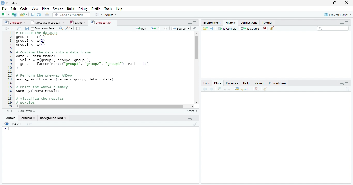 The width and height of the screenshot is (353, 185). Describe the element at coordinates (24, 15) in the screenshot. I see `Open an existing file` at that location.